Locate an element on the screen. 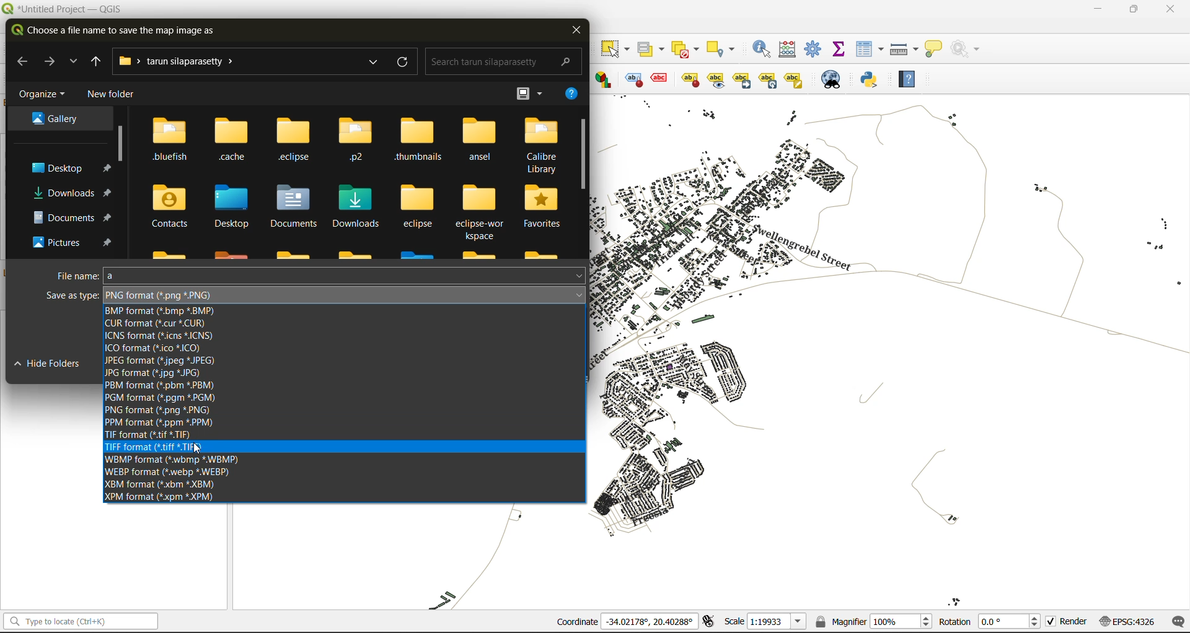 The image size is (1190, 633). icns is located at coordinates (177, 336).